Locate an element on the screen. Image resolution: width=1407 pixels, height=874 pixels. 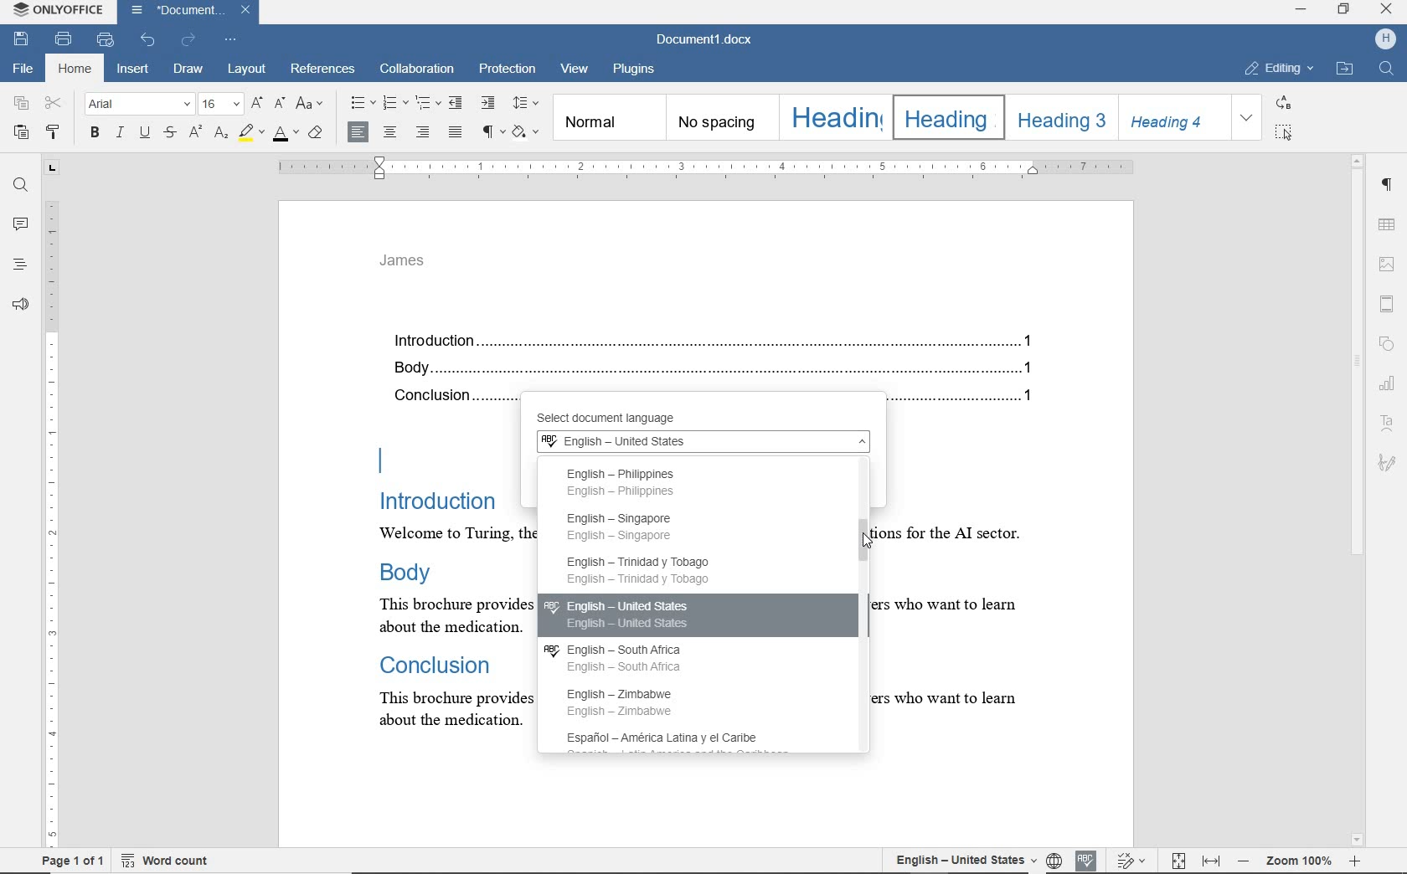
find is located at coordinates (20, 187).